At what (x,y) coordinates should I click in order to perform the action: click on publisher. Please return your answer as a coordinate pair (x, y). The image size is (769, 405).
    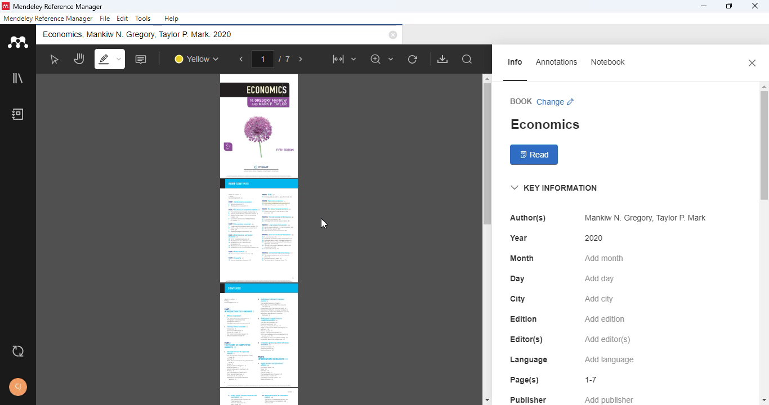
    Looking at the image, I should click on (529, 399).